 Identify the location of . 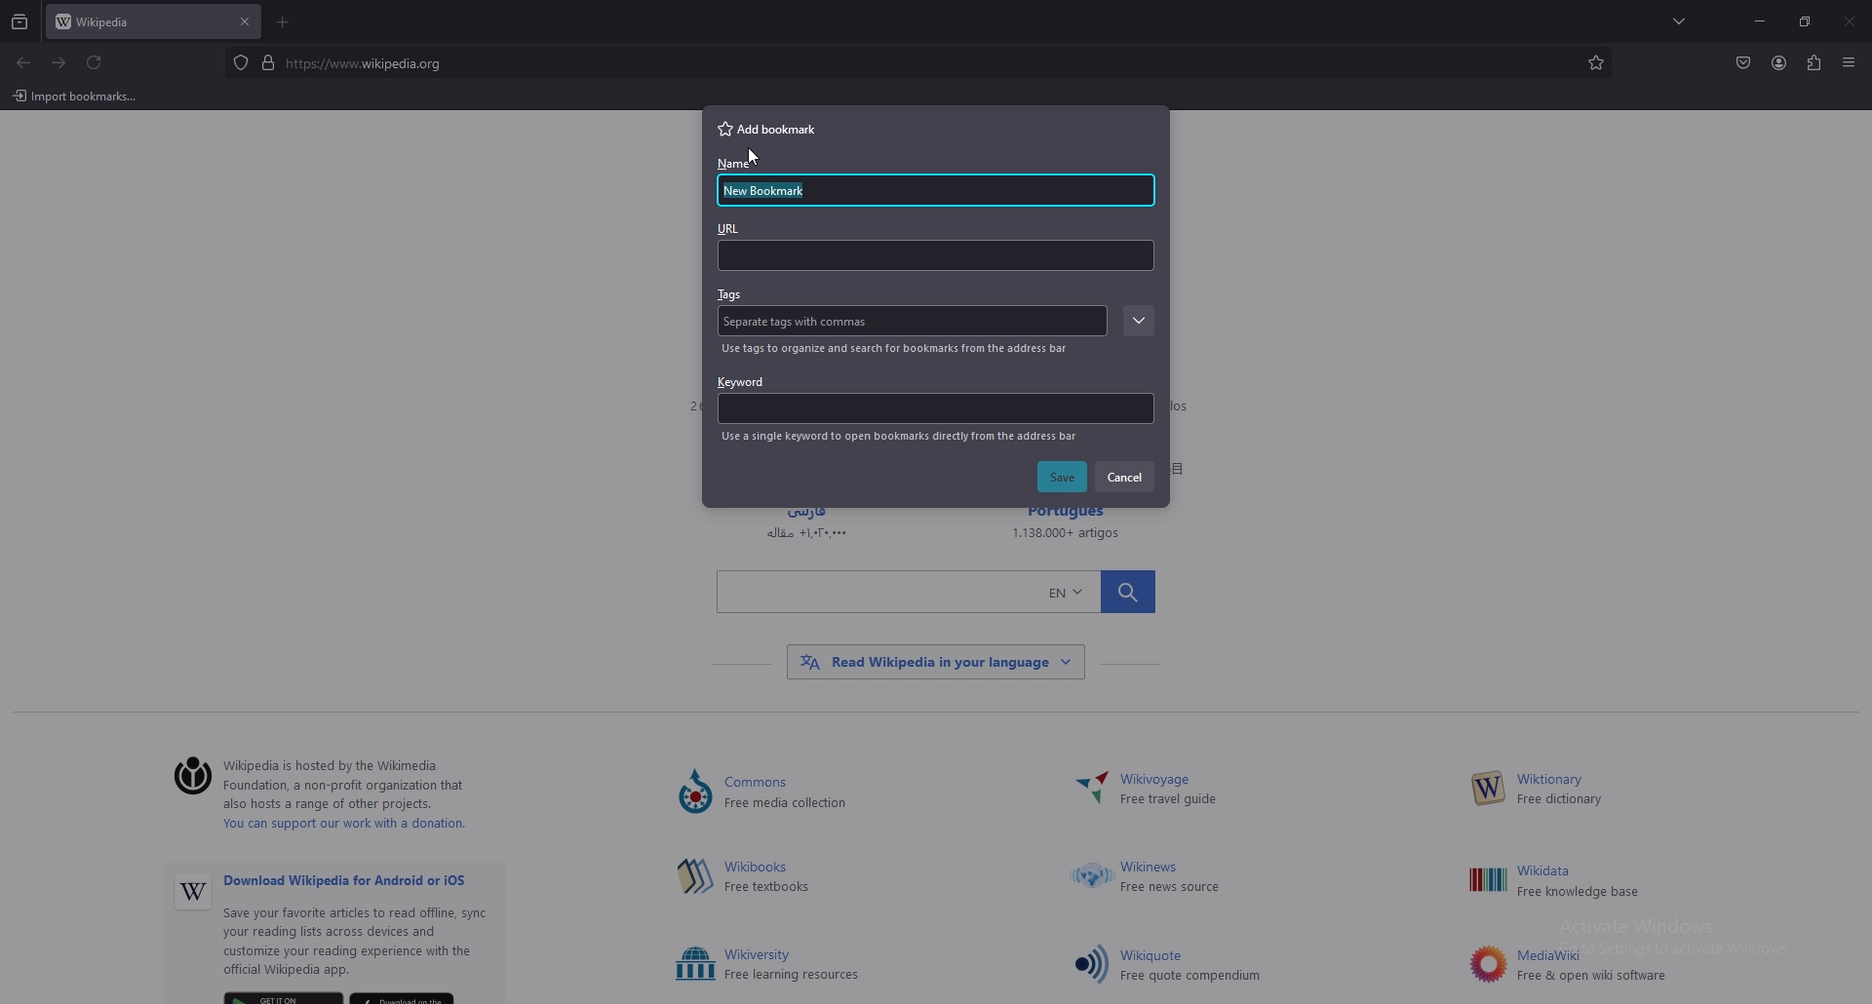
(371, 928).